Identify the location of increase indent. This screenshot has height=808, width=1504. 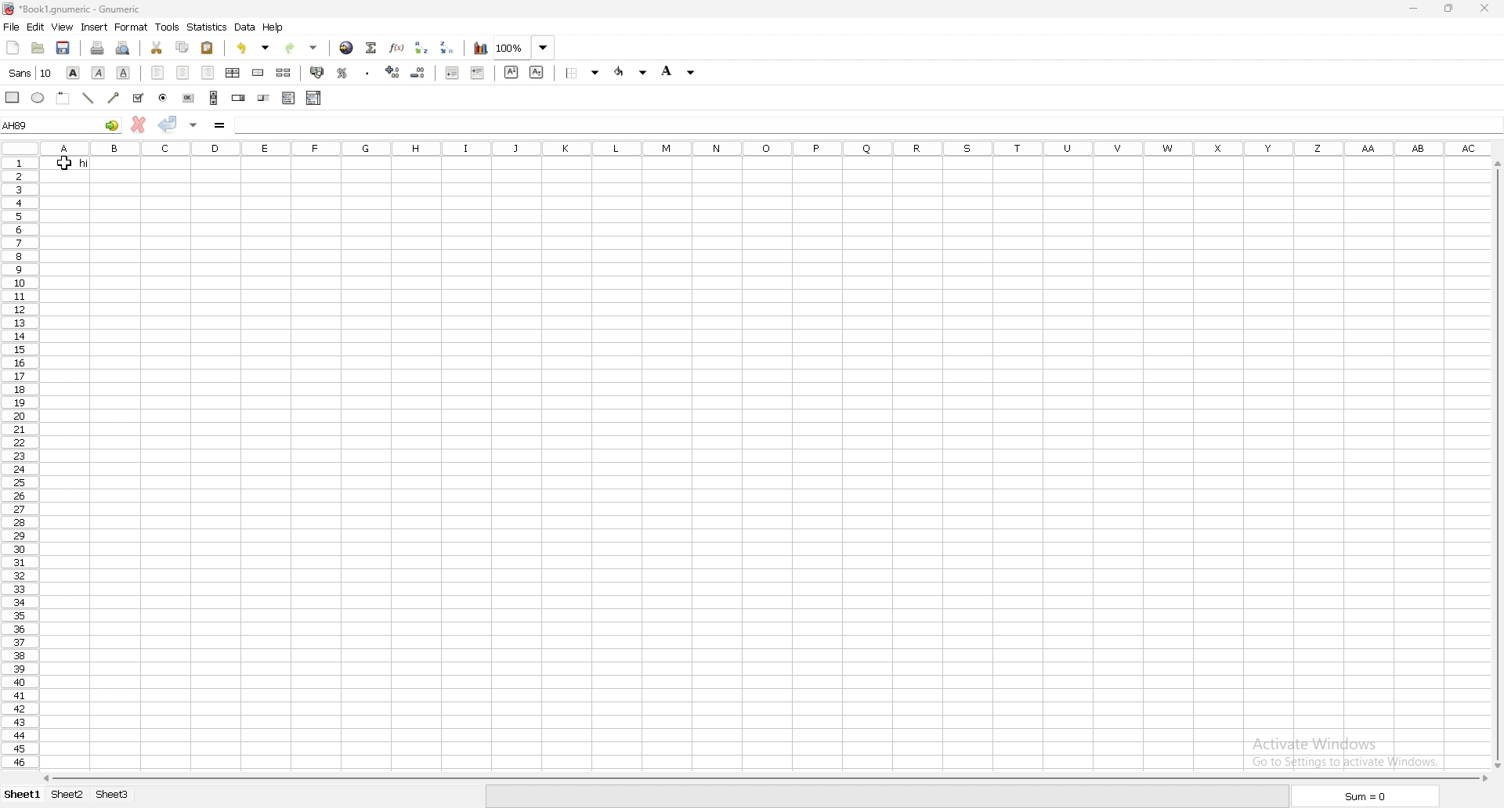
(478, 73).